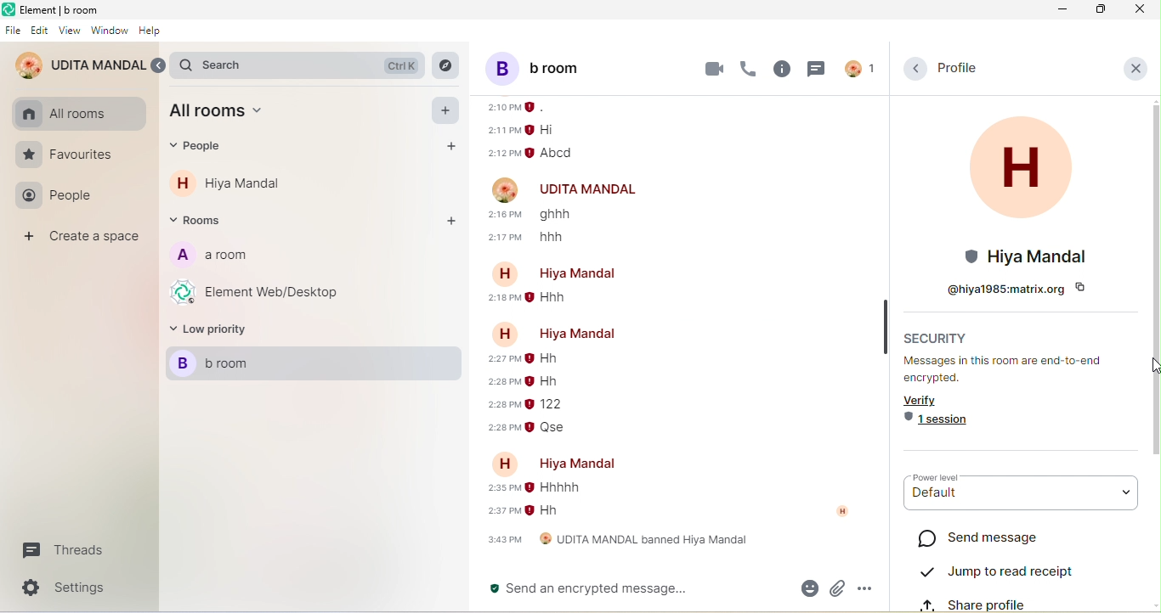  I want to click on cursor movement, so click(1152, 367).